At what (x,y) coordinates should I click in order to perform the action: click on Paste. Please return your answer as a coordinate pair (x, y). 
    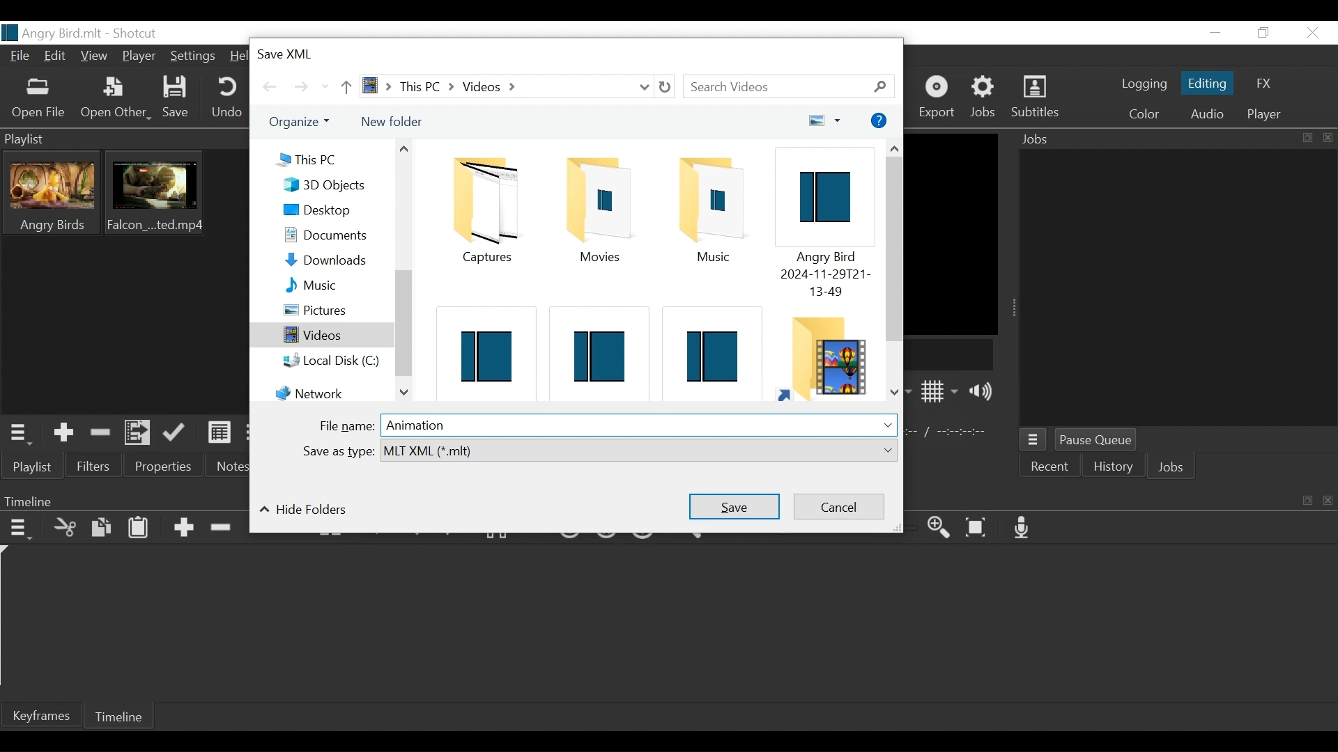
    Looking at the image, I should click on (140, 528).